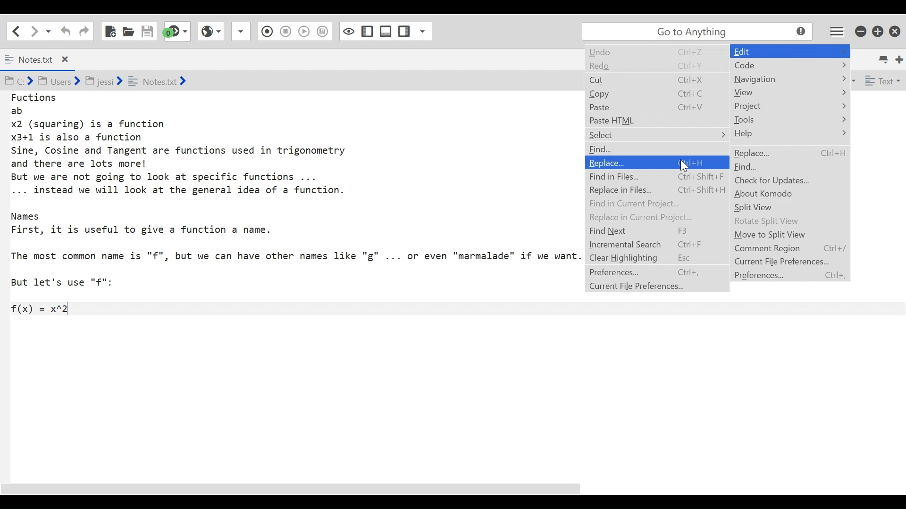  I want to click on Play Last Macro, so click(210, 30).